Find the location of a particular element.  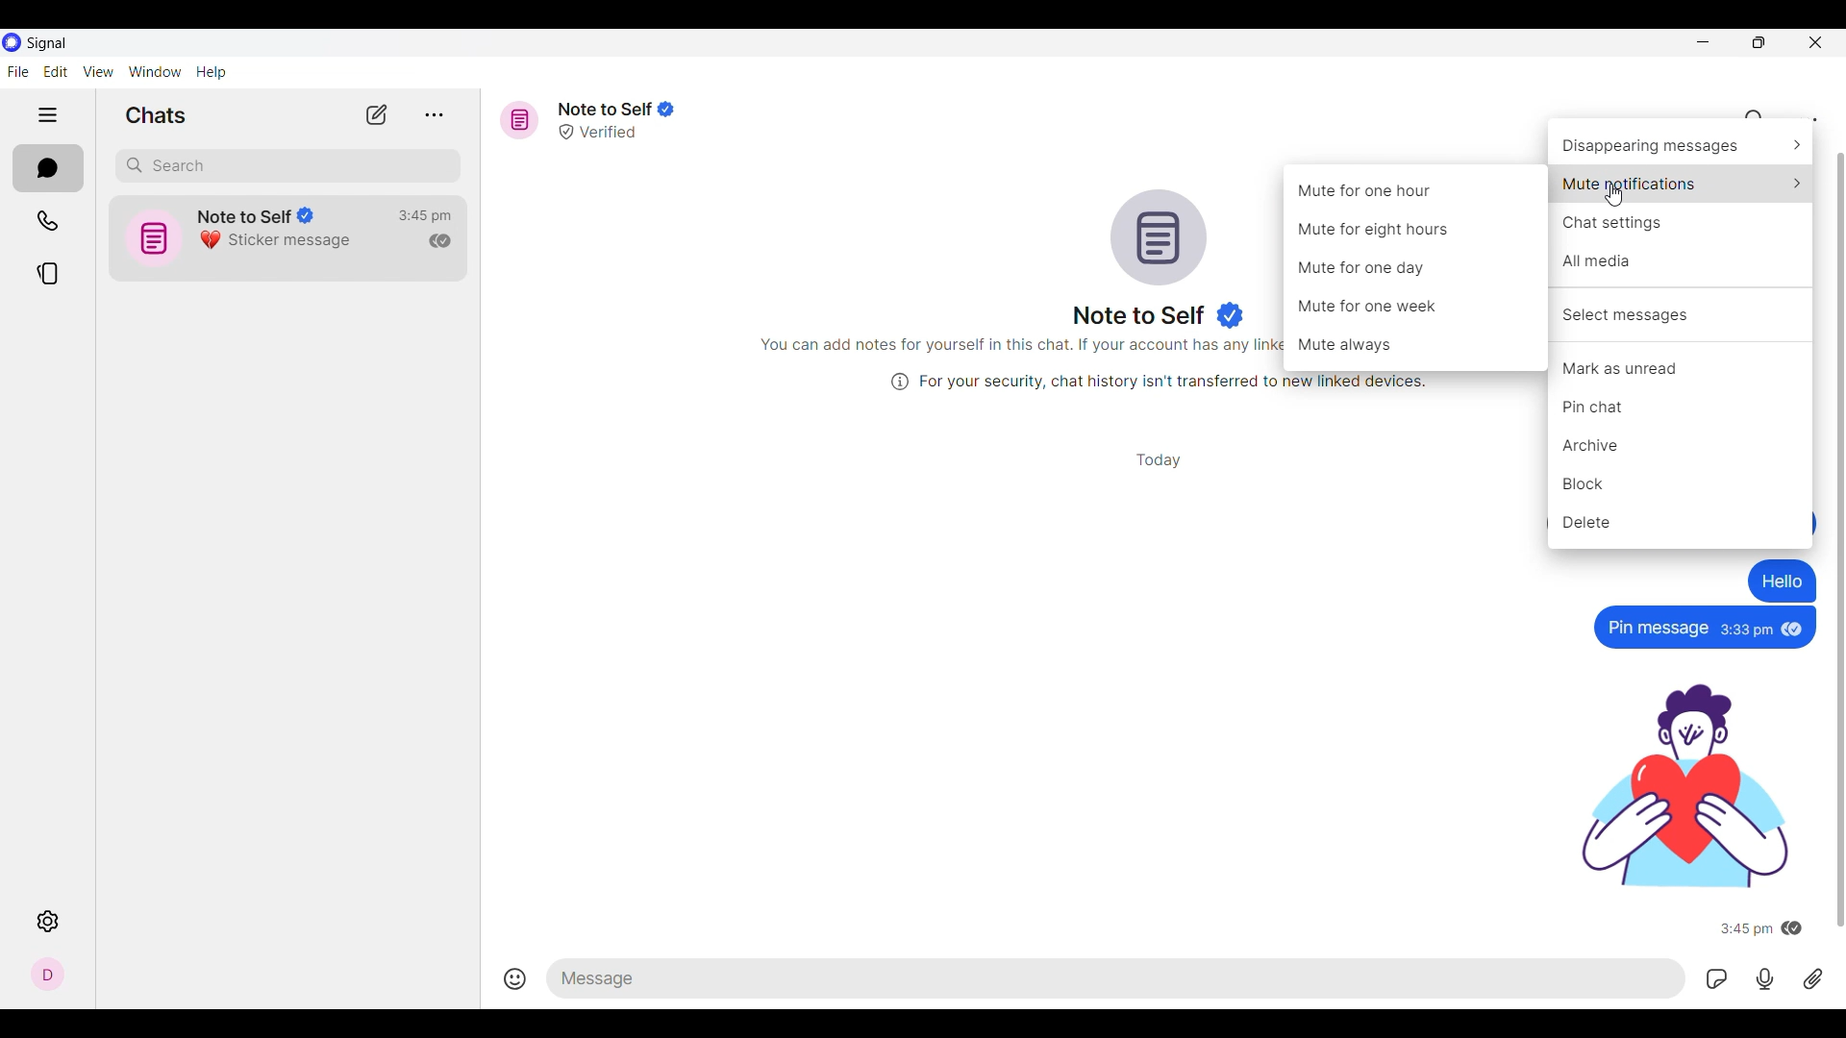

Record voice message is located at coordinates (1765, 978).